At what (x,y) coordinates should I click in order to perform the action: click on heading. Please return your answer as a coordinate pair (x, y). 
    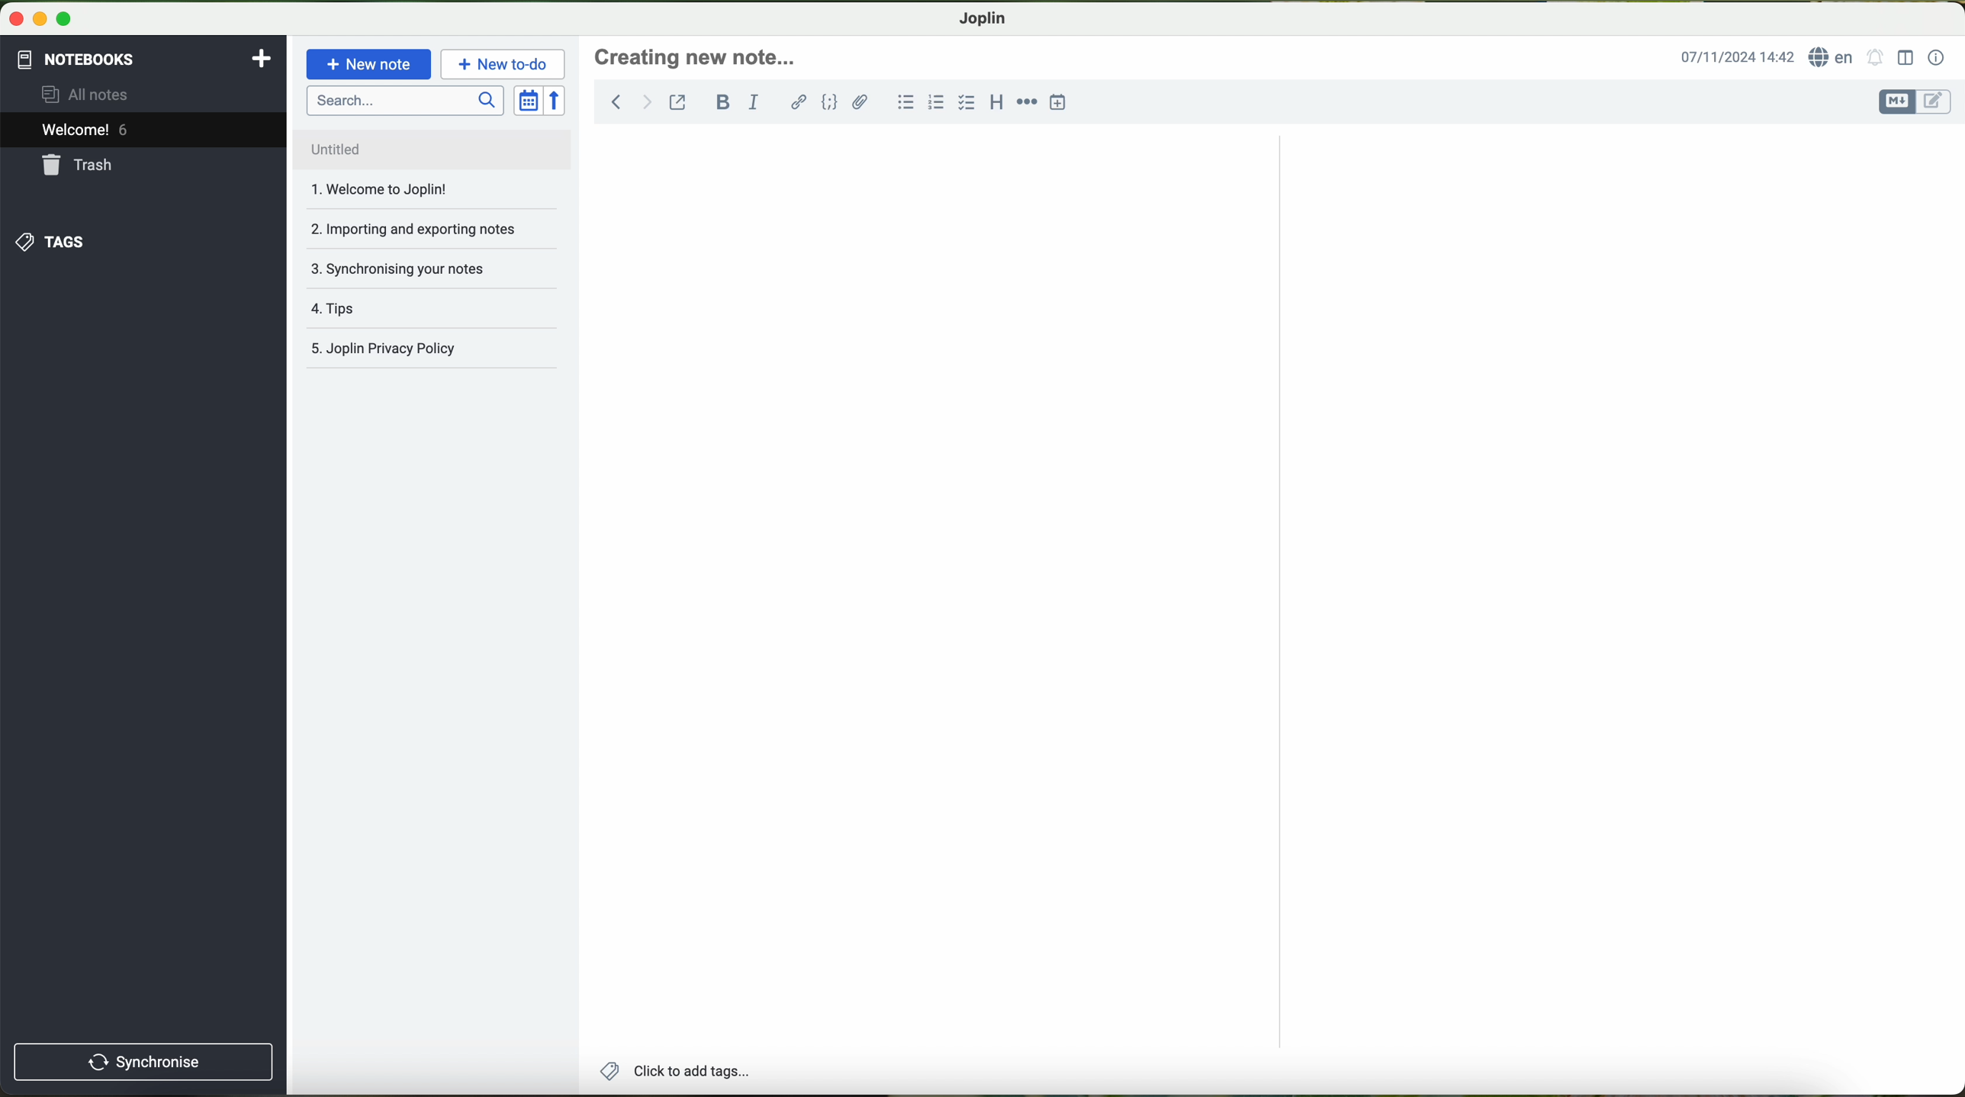
    Looking at the image, I should click on (999, 104).